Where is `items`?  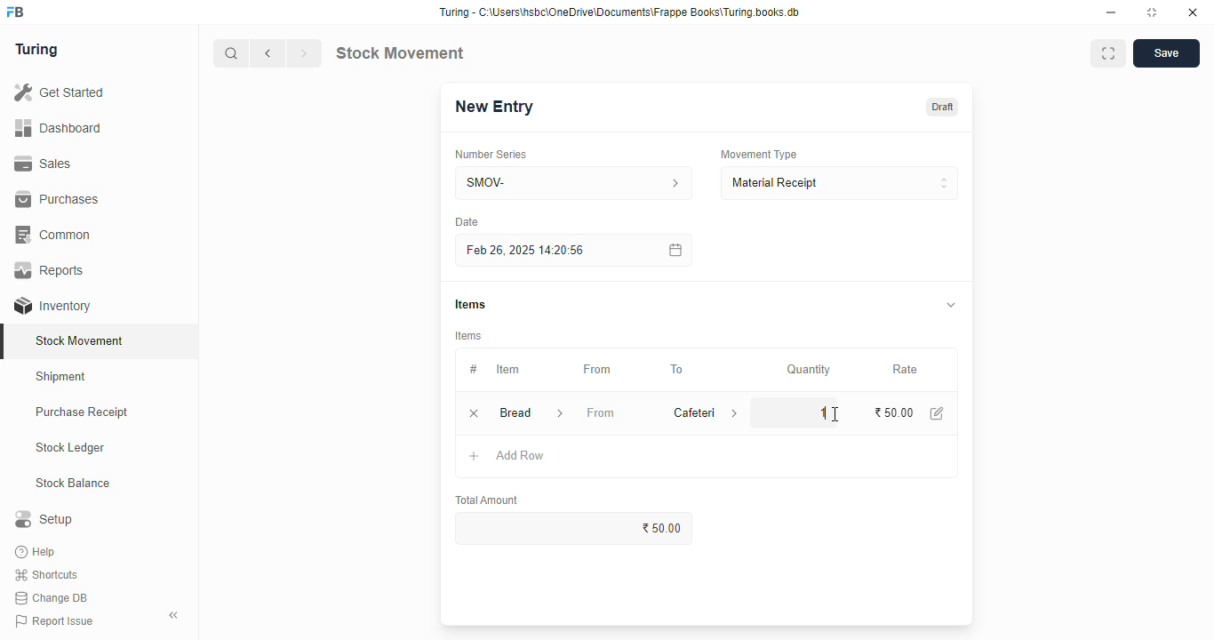 items is located at coordinates (469, 336).